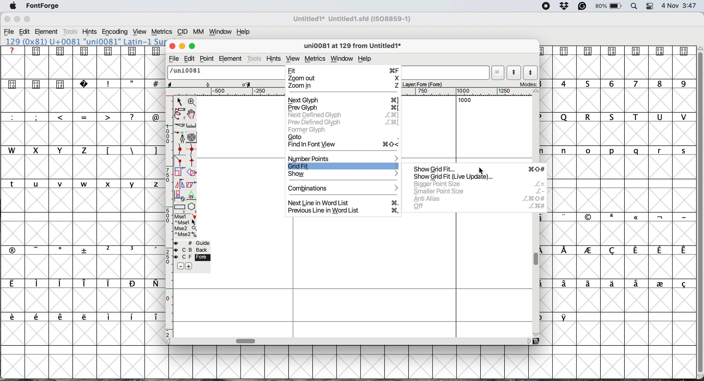  Describe the element at coordinates (191, 195) in the screenshot. I see `perform a perspective transformation on the selection` at that location.